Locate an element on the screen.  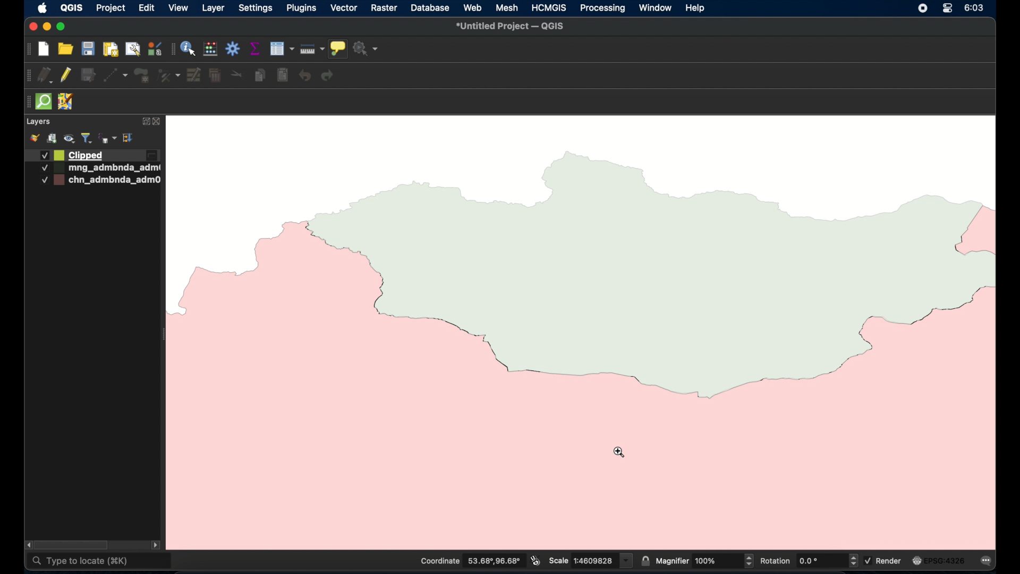
redo is located at coordinates (328, 75).